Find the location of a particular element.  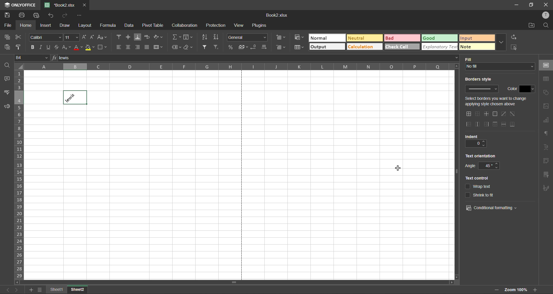

vertical scrollbar is located at coordinates (455, 171).